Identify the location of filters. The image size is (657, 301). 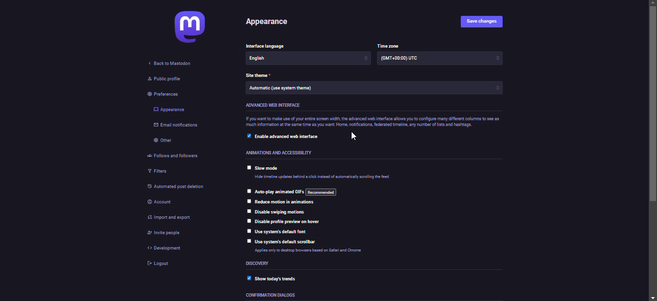
(158, 173).